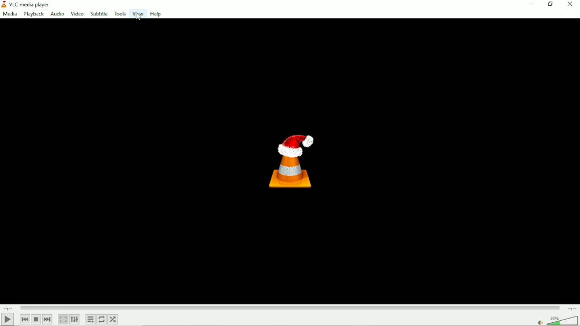  Describe the element at coordinates (57, 14) in the screenshot. I see `Audio` at that location.